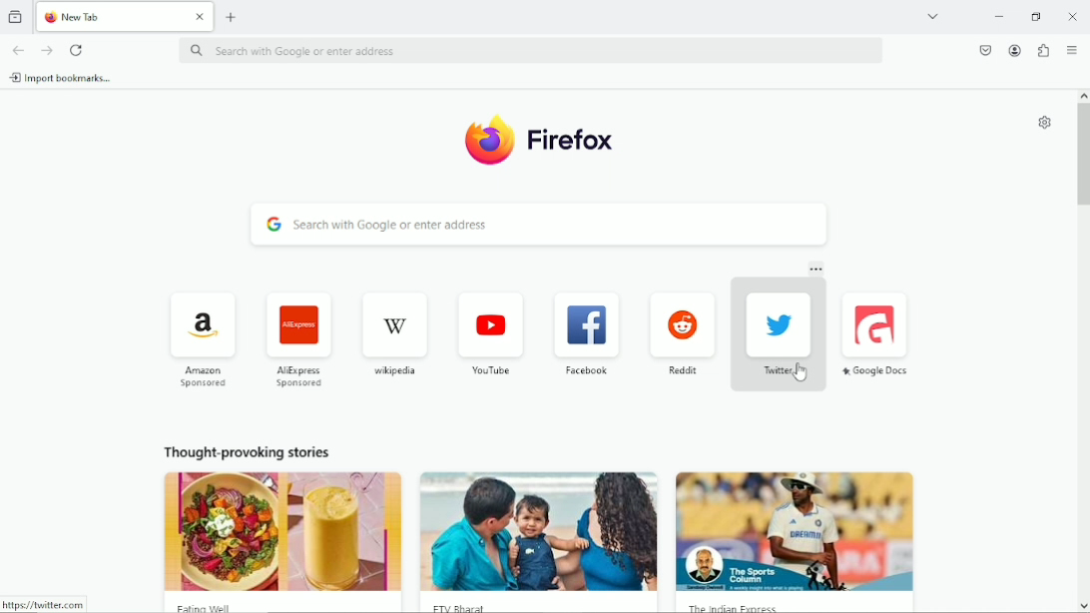  What do you see at coordinates (681, 333) in the screenshot?
I see `reddit` at bounding box center [681, 333].